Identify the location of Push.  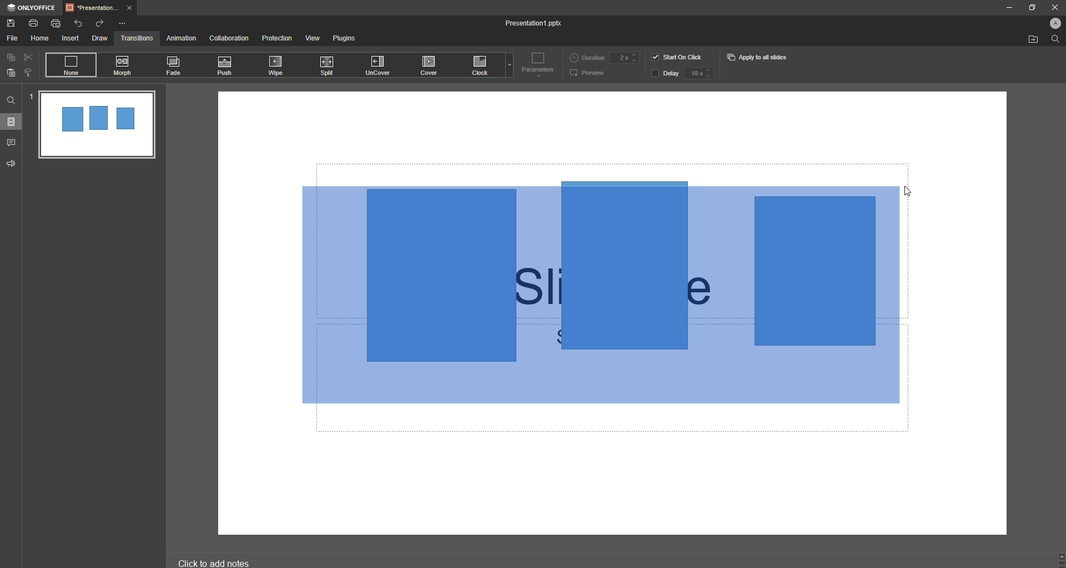
(227, 66).